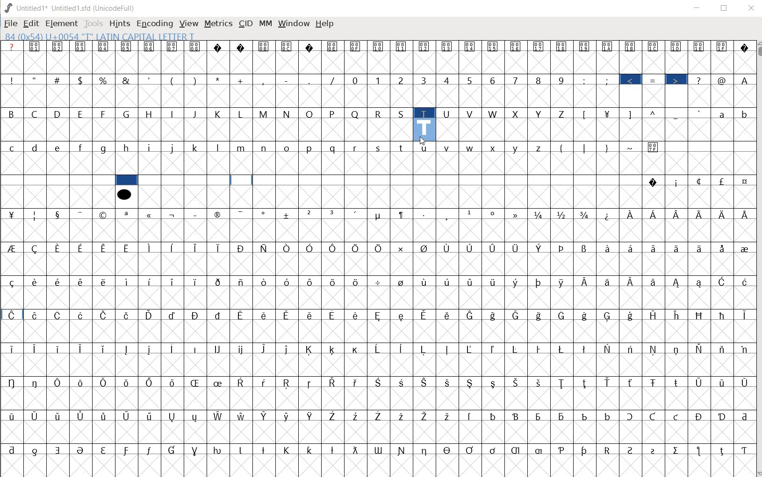 This screenshot has height=477, width=762. What do you see at coordinates (196, 80) in the screenshot?
I see `)` at bounding box center [196, 80].